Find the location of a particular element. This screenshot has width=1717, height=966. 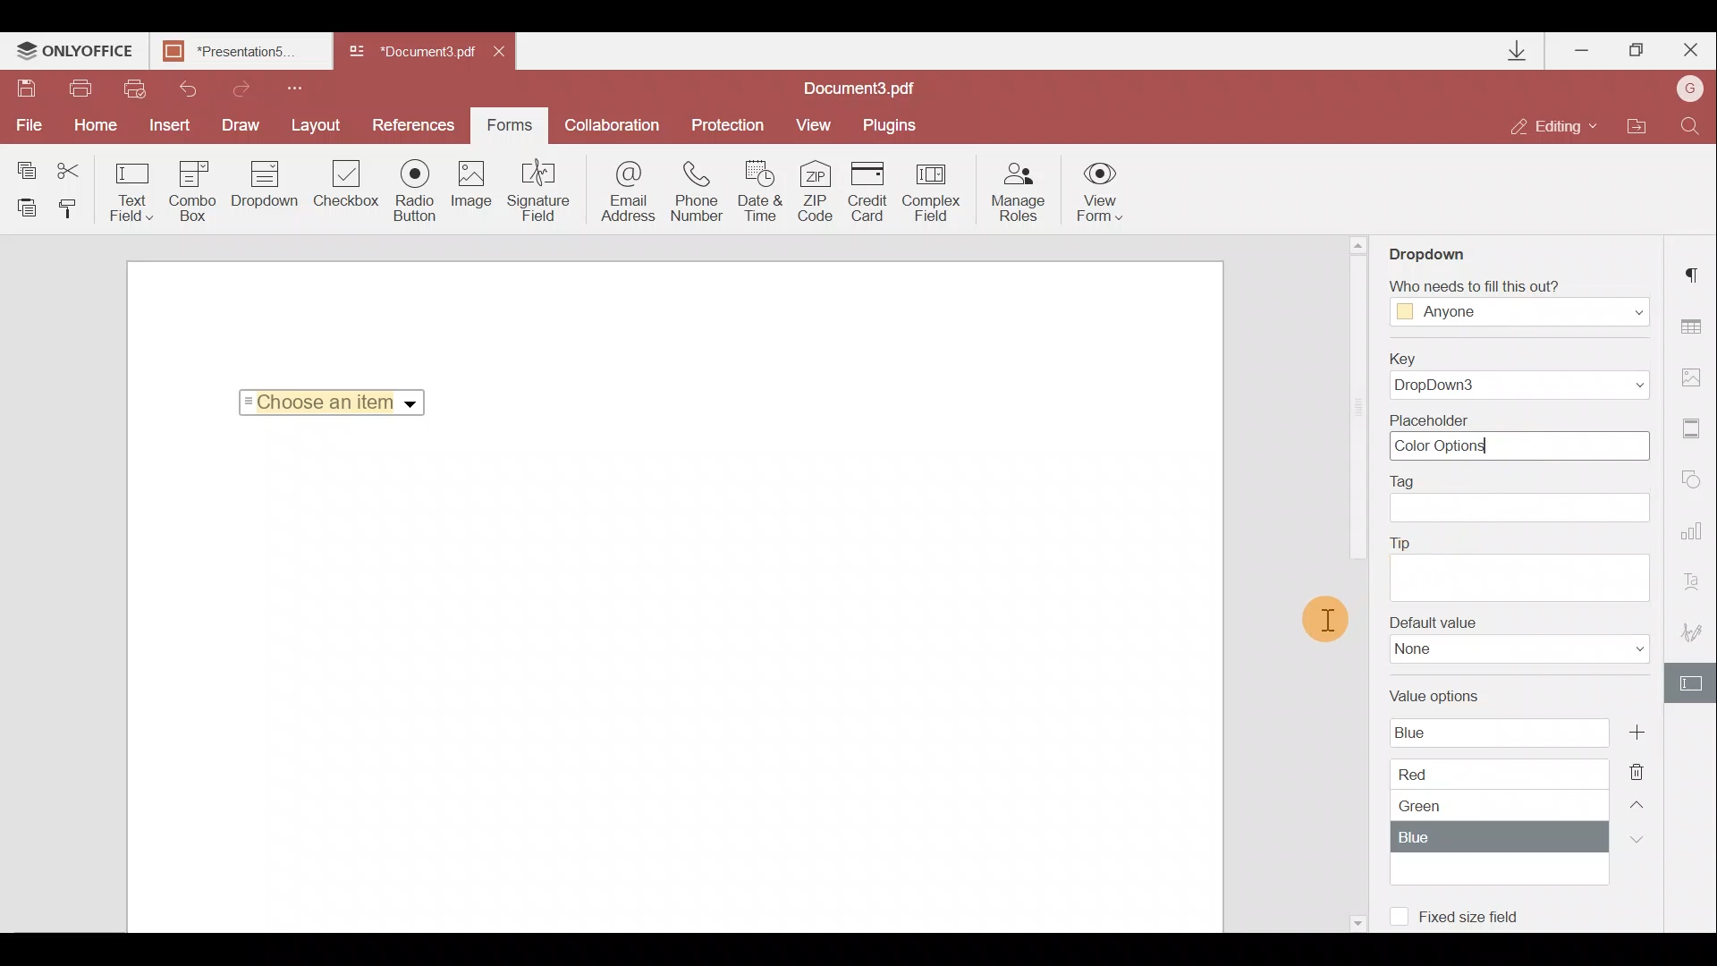

Text field is located at coordinates (129, 191).